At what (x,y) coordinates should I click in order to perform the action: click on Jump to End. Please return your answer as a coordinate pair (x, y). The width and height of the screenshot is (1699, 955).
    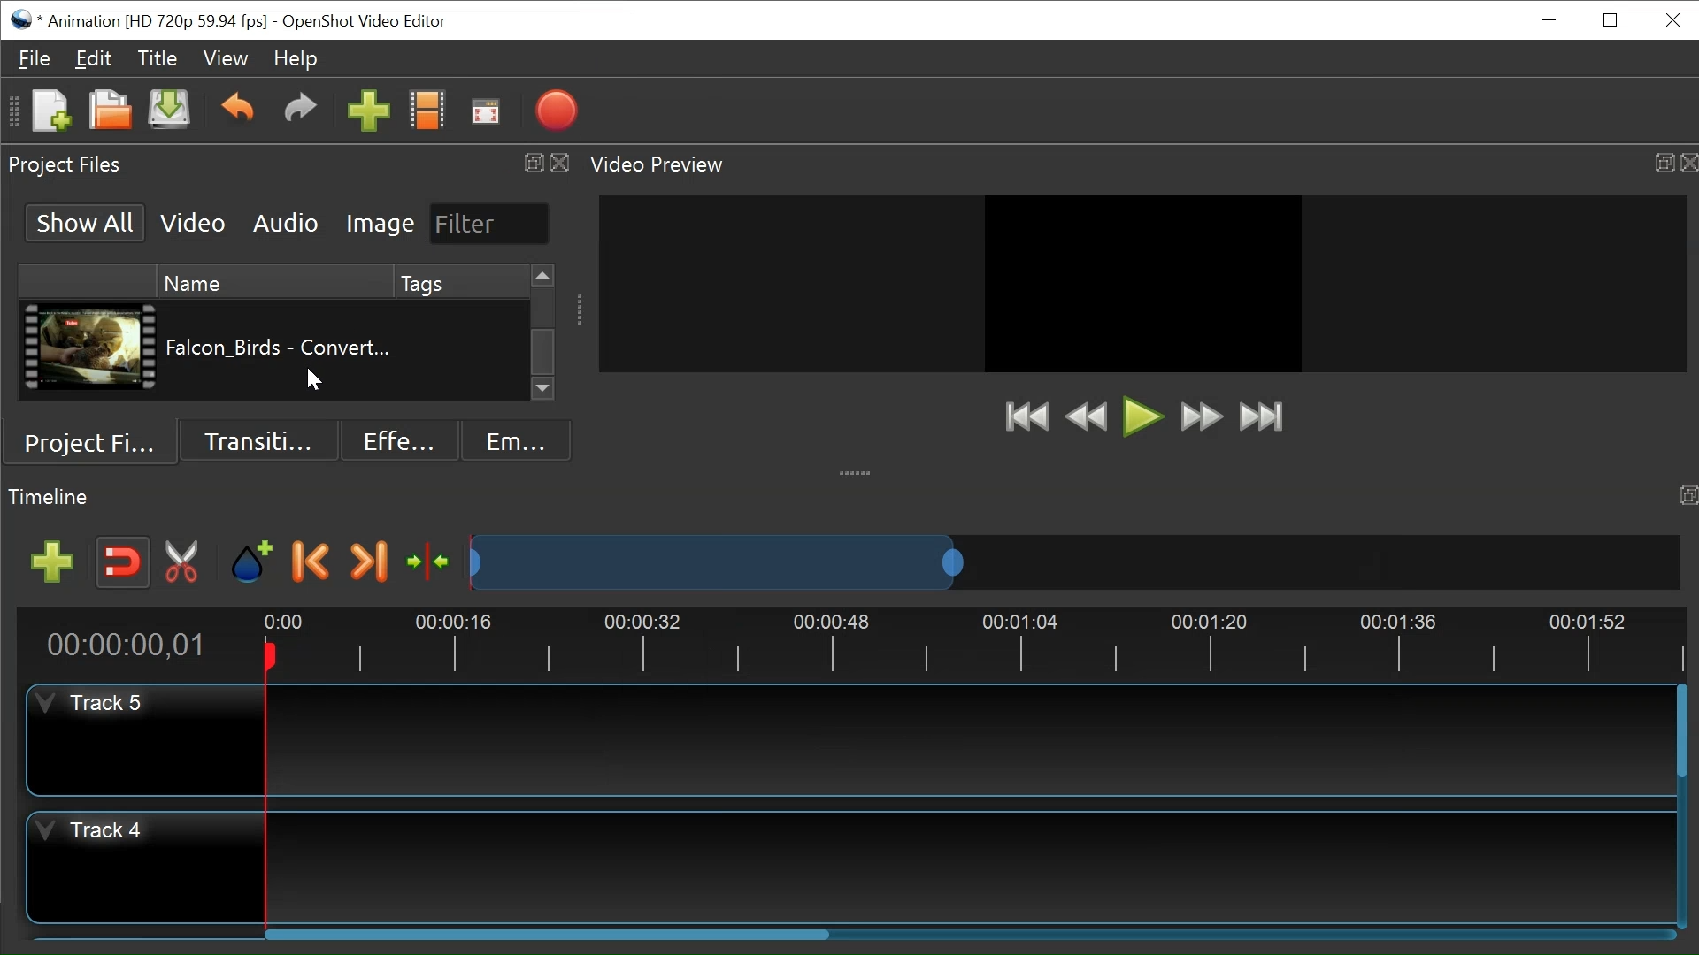
    Looking at the image, I should click on (1261, 417).